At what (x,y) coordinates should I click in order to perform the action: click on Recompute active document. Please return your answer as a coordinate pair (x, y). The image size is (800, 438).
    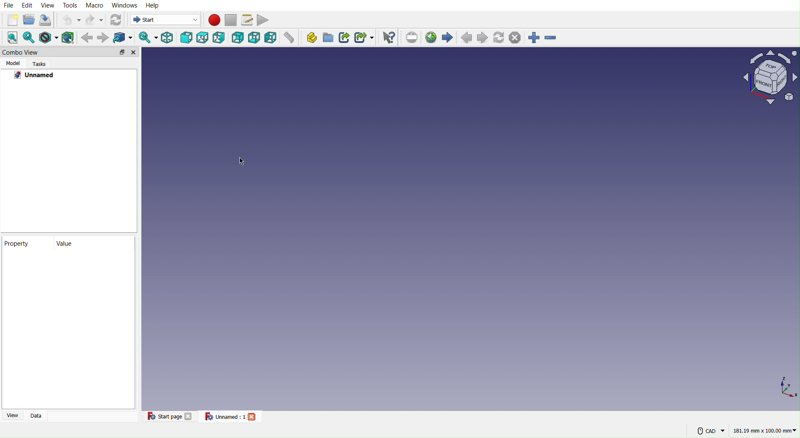
    Looking at the image, I should click on (115, 19).